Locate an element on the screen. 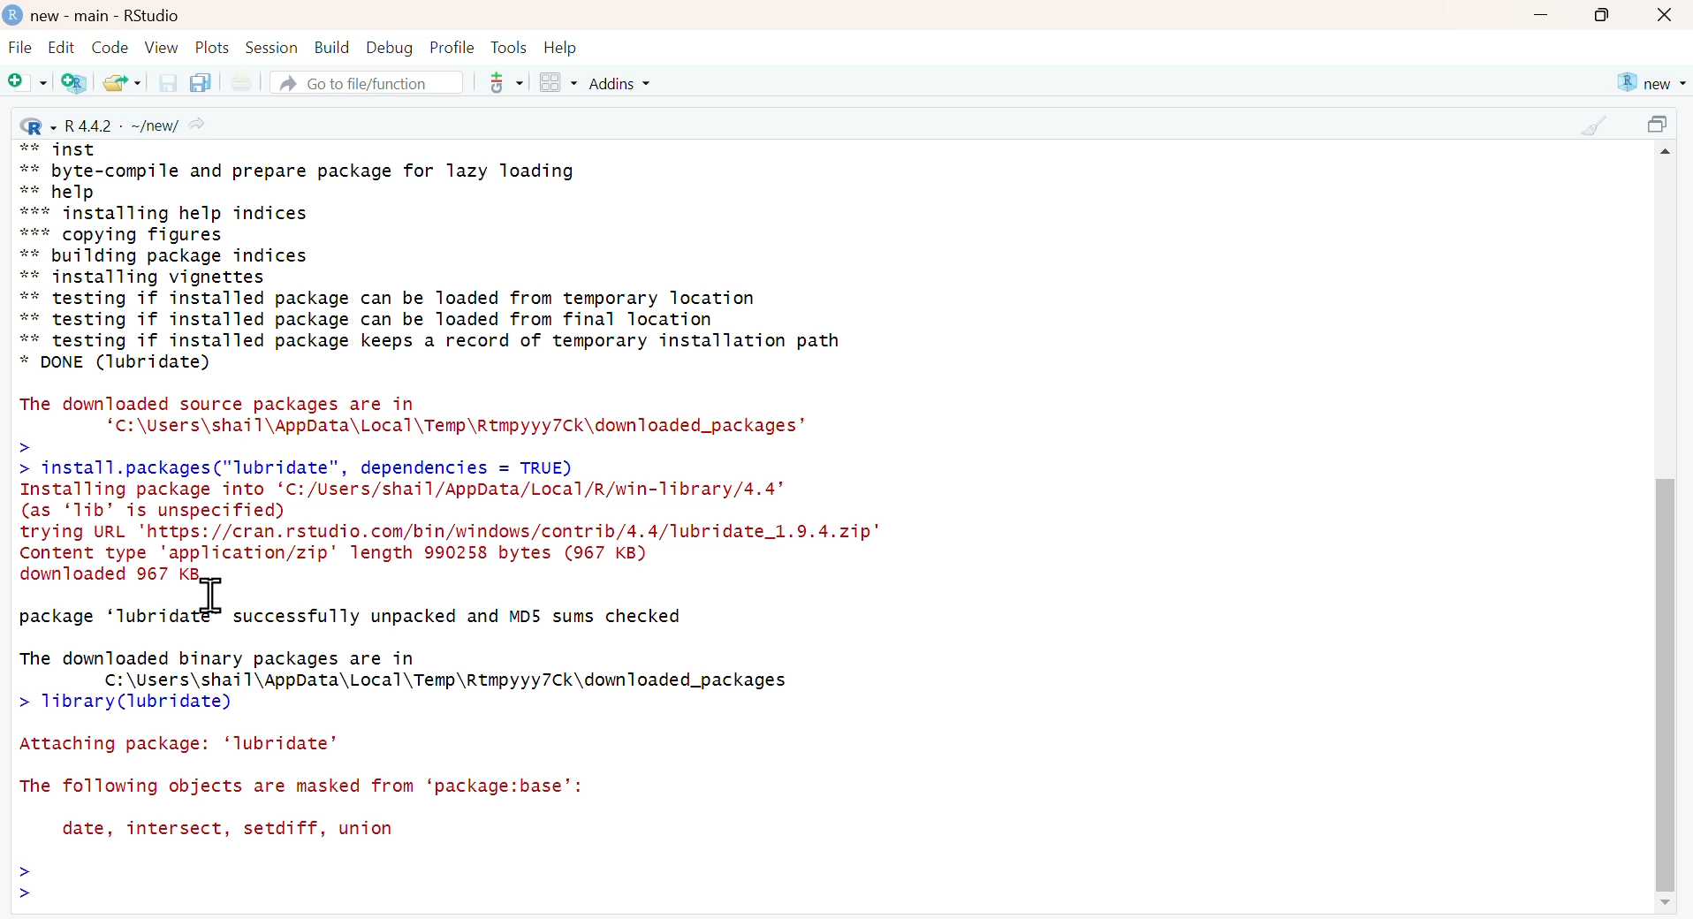  Code is located at coordinates (108, 47).